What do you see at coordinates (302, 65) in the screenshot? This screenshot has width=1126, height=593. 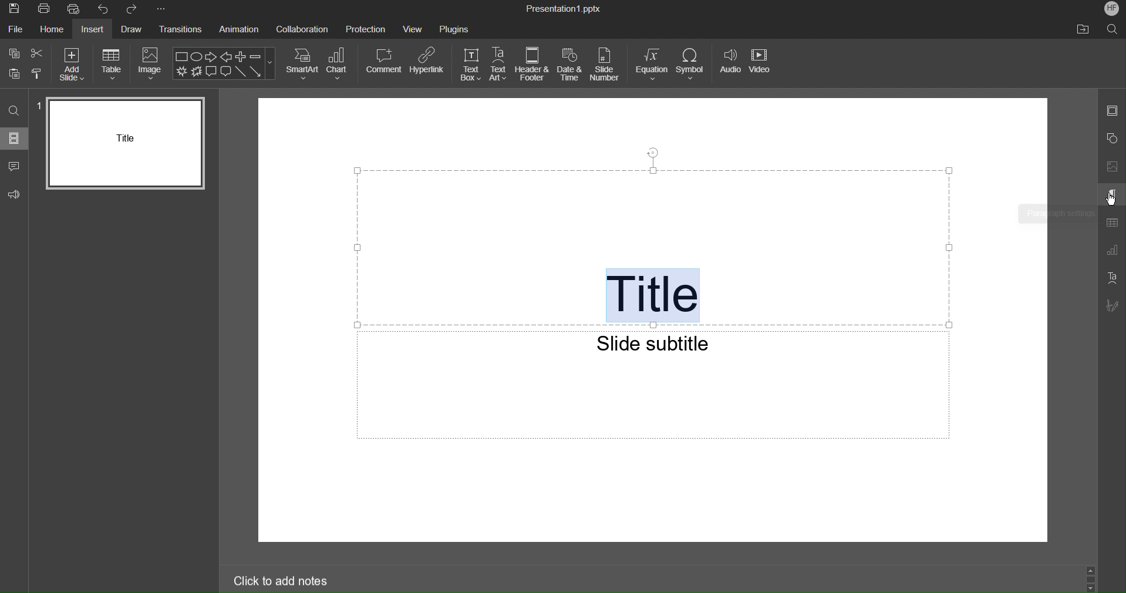 I see `SmartArt` at bounding box center [302, 65].